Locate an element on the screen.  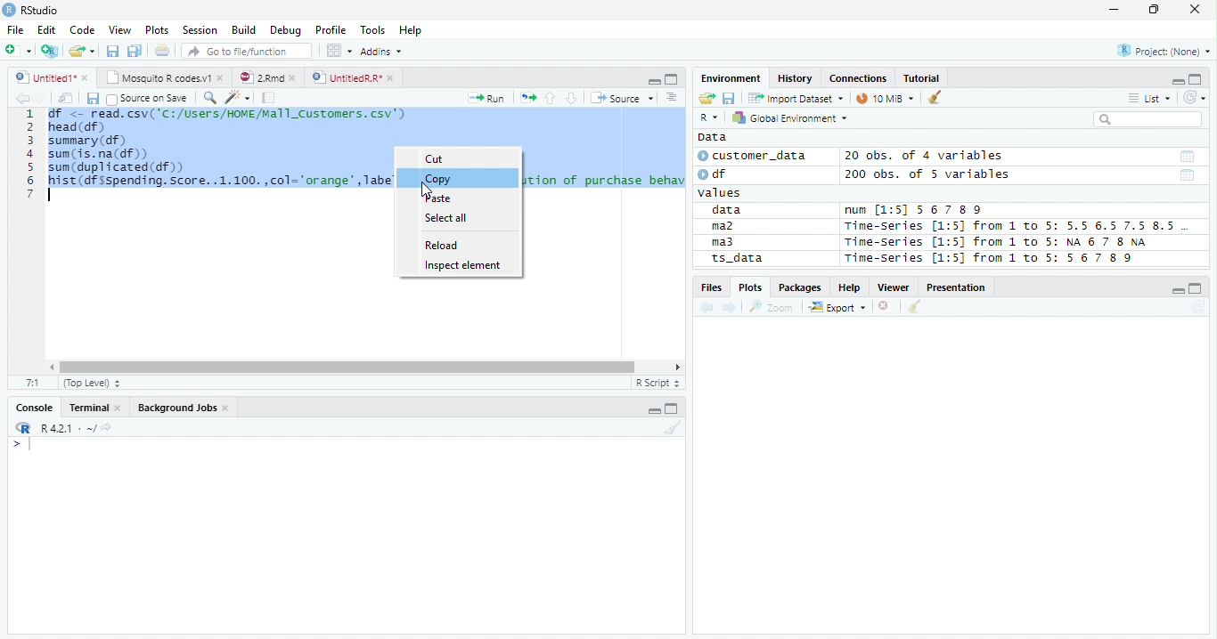
Row Number is located at coordinates (29, 153).